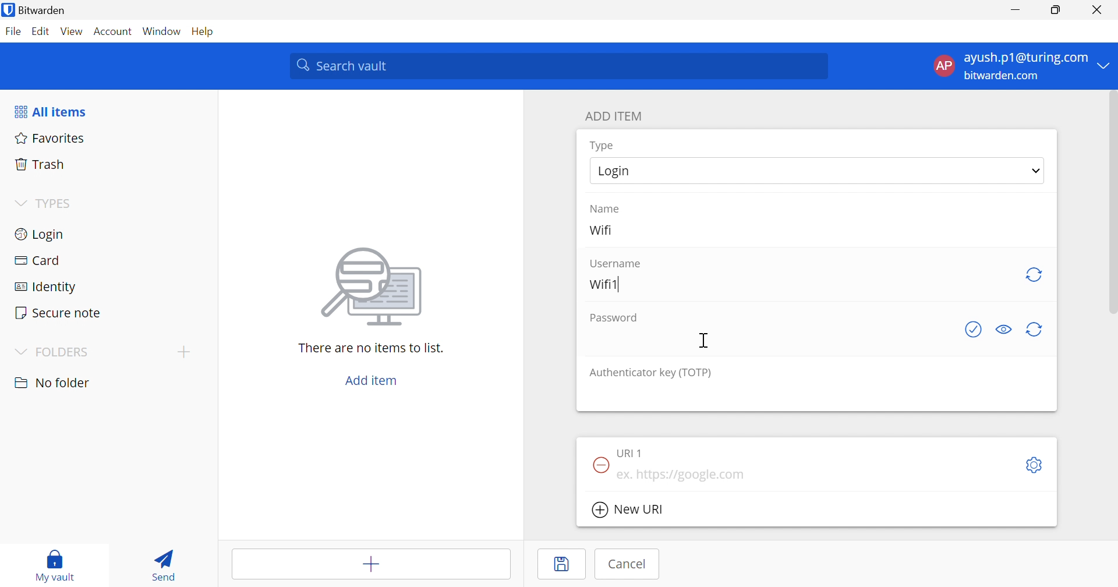  I want to click on scrollbar, so click(1111, 202).